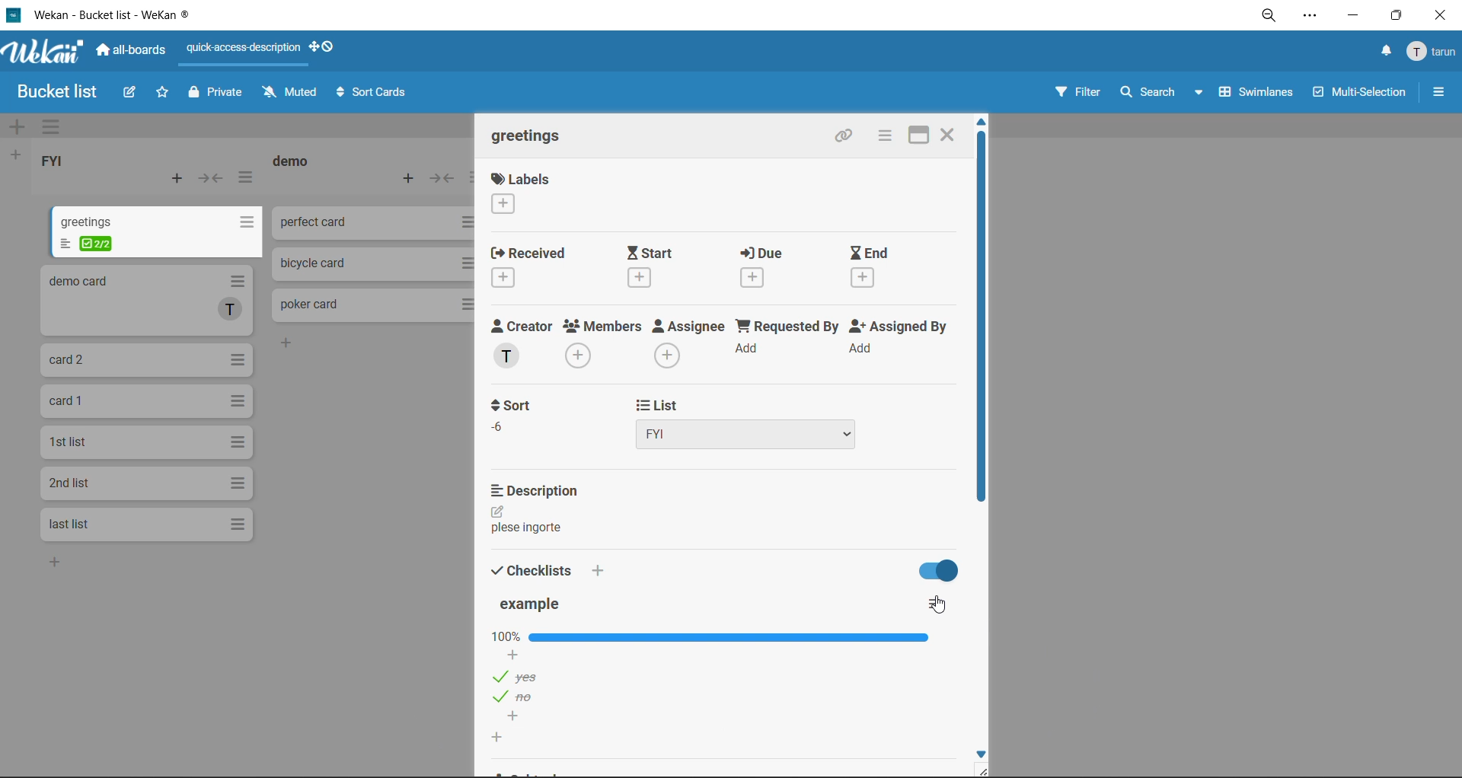 Image resolution: width=1462 pixels, height=778 pixels. What do you see at coordinates (1257, 94) in the screenshot?
I see `swimlanes` at bounding box center [1257, 94].